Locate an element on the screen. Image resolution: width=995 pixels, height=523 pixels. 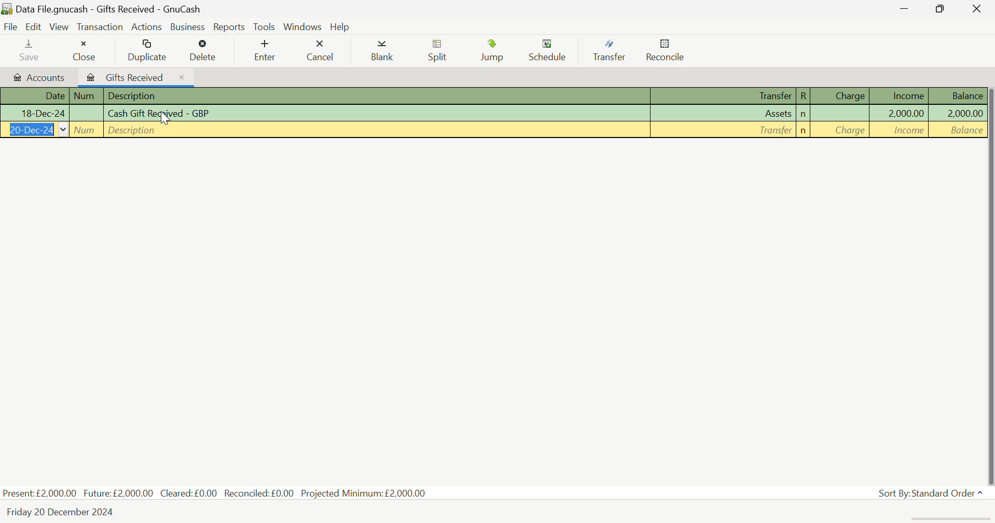
Num is located at coordinates (87, 96).